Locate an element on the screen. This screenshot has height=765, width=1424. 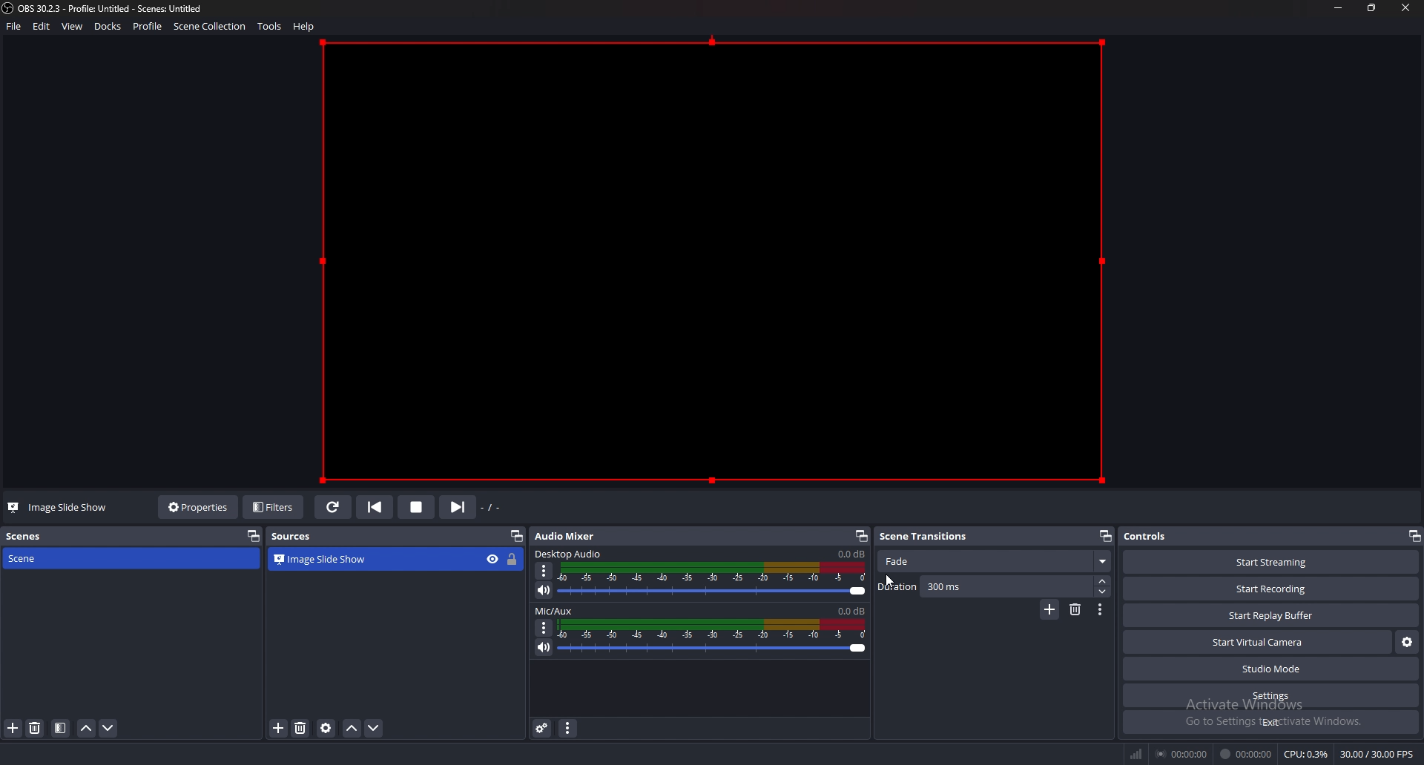
streaming time is located at coordinates (1183, 754).